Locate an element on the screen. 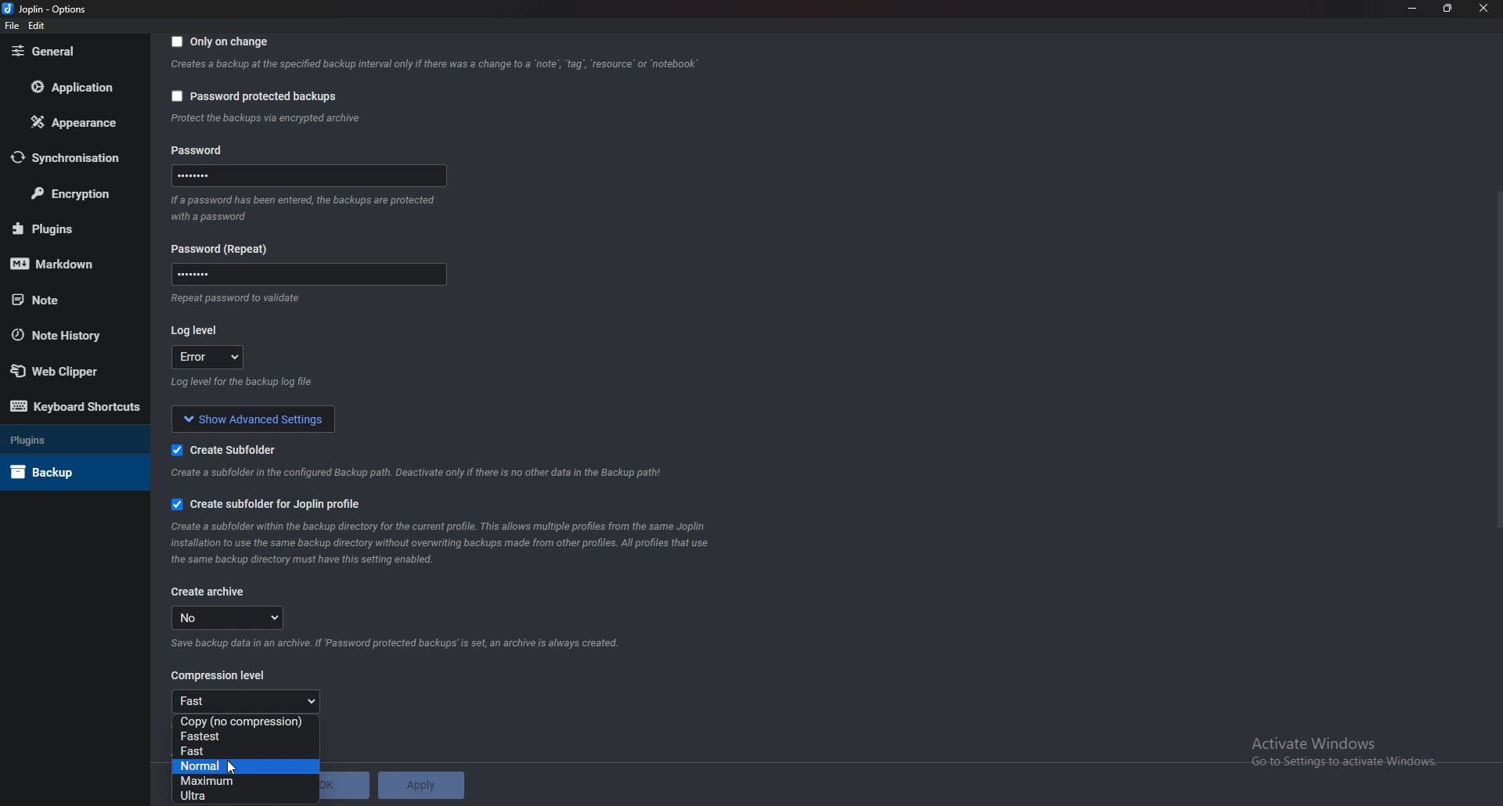 The image size is (1503, 806). Apply is located at coordinates (420, 785).